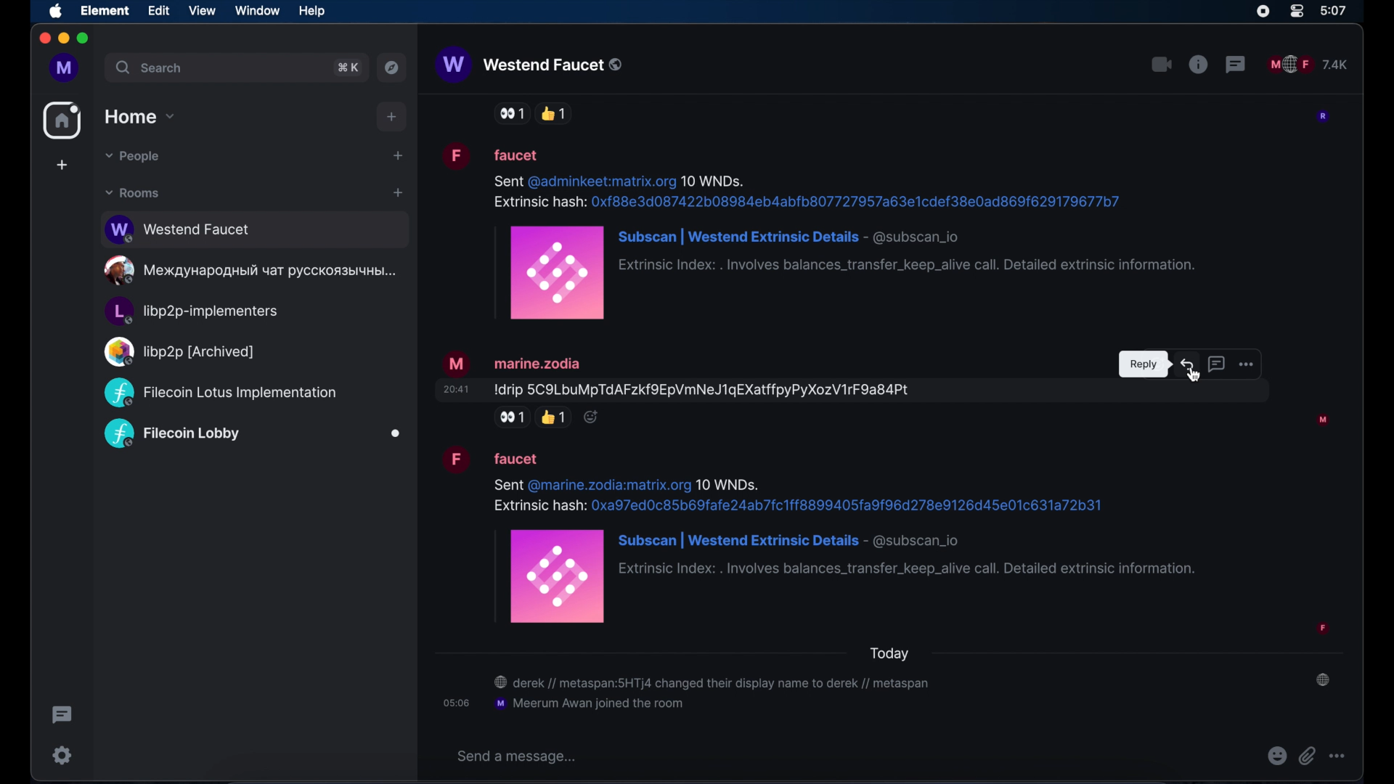 The height and width of the screenshot is (784, 1394). What do you see at coordinates (253, 435) in the screenshot?
I see `public room` at bounding box center [253, 435].